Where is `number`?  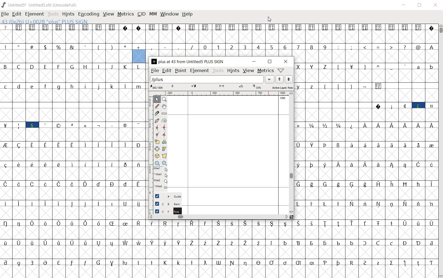 number is located at coordinates (265, 51).